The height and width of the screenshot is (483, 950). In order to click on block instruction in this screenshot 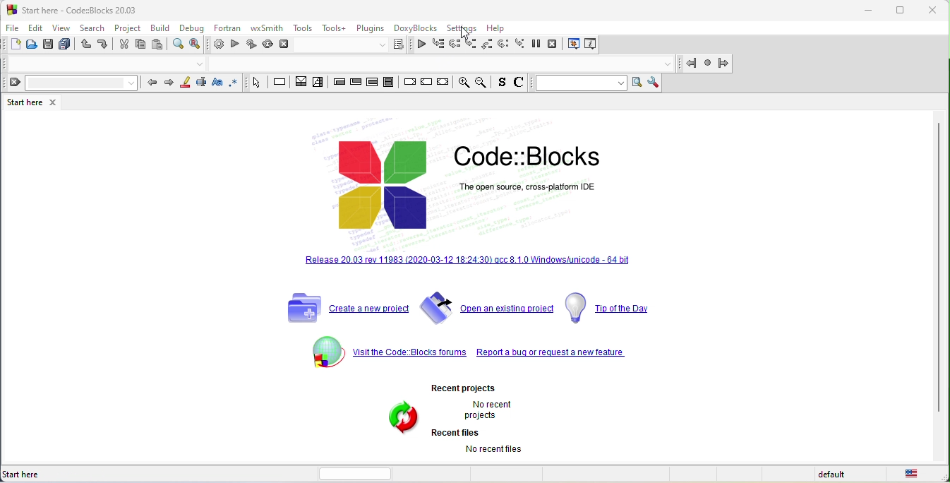, I will do `click(392, 83)`.